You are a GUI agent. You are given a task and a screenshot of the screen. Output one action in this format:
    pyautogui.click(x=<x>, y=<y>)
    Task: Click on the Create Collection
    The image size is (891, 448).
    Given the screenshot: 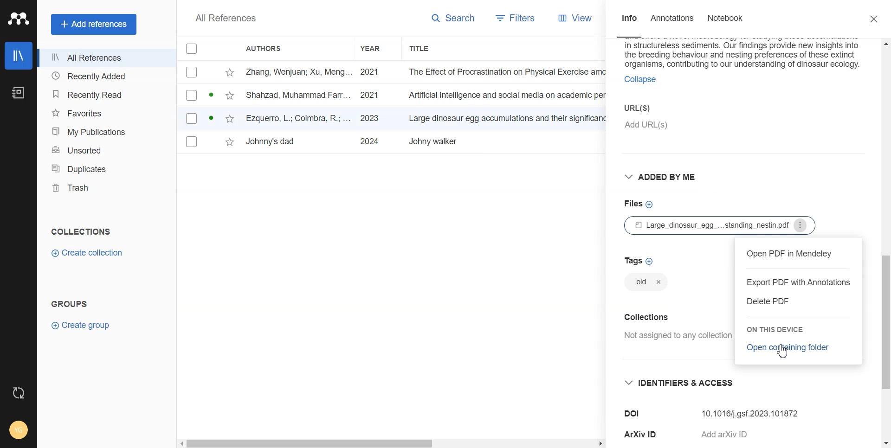 What is the action you would take?
    pyautogui.click(x=88, y=252)
    